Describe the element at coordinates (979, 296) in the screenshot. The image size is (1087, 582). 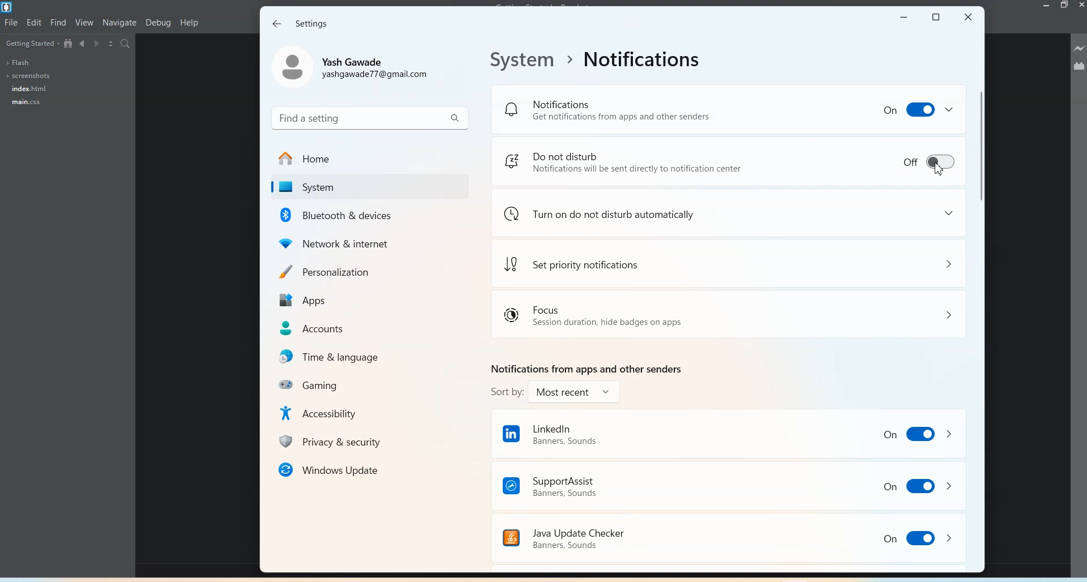
I see `Vertical Scroll bar` at that location.